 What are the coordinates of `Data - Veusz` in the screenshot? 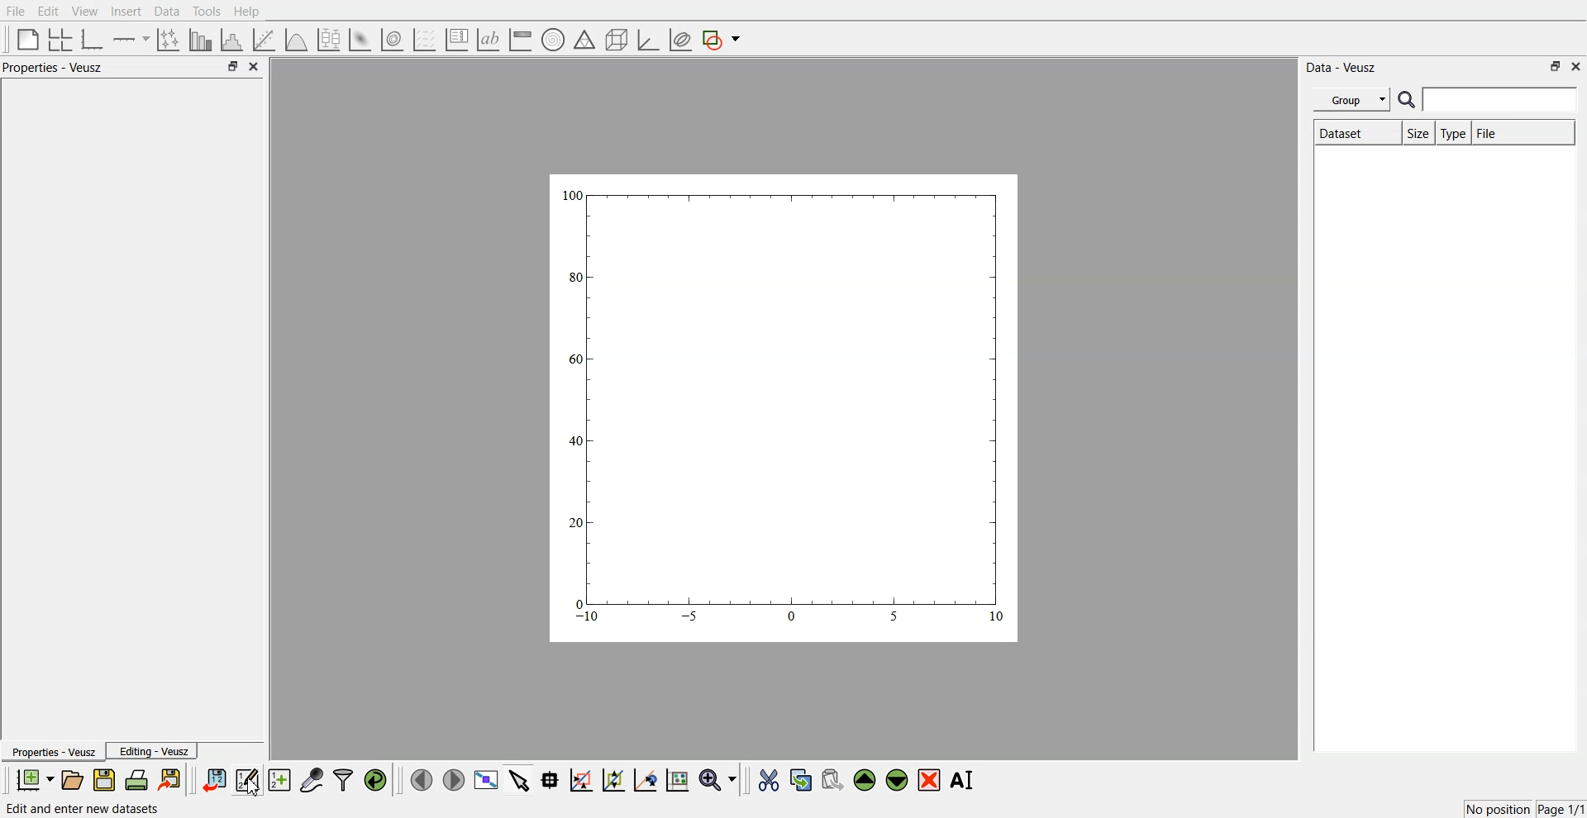 It's located at (1342, 68).